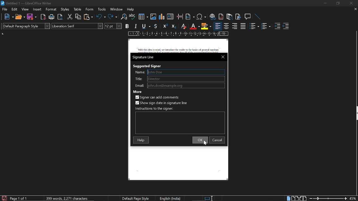 Image resolution: width=358 pixels, height=201 pixels. Describe the element at coordinates (186, 85) in the screenshot. I see `email` at that location.